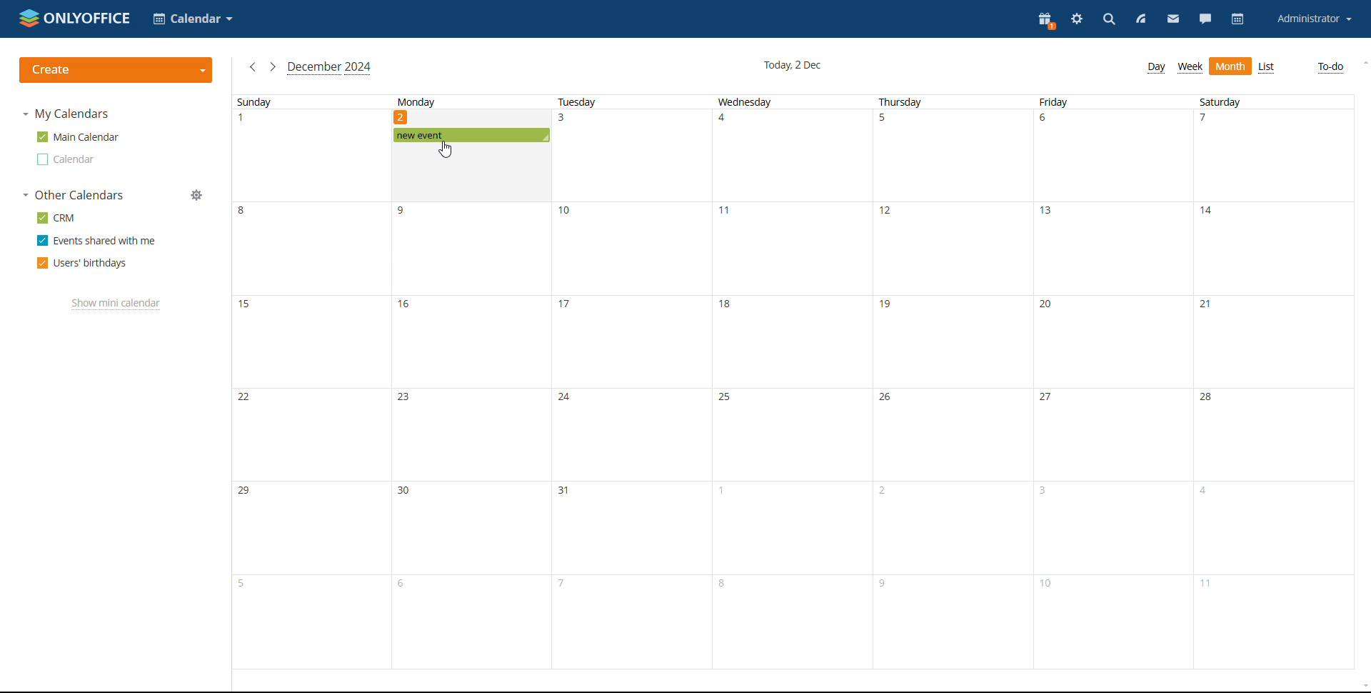  What do you see at coordinates (196, 196) in the screenshot?
I see `calendar settings ` at bounding box center [196, 196].